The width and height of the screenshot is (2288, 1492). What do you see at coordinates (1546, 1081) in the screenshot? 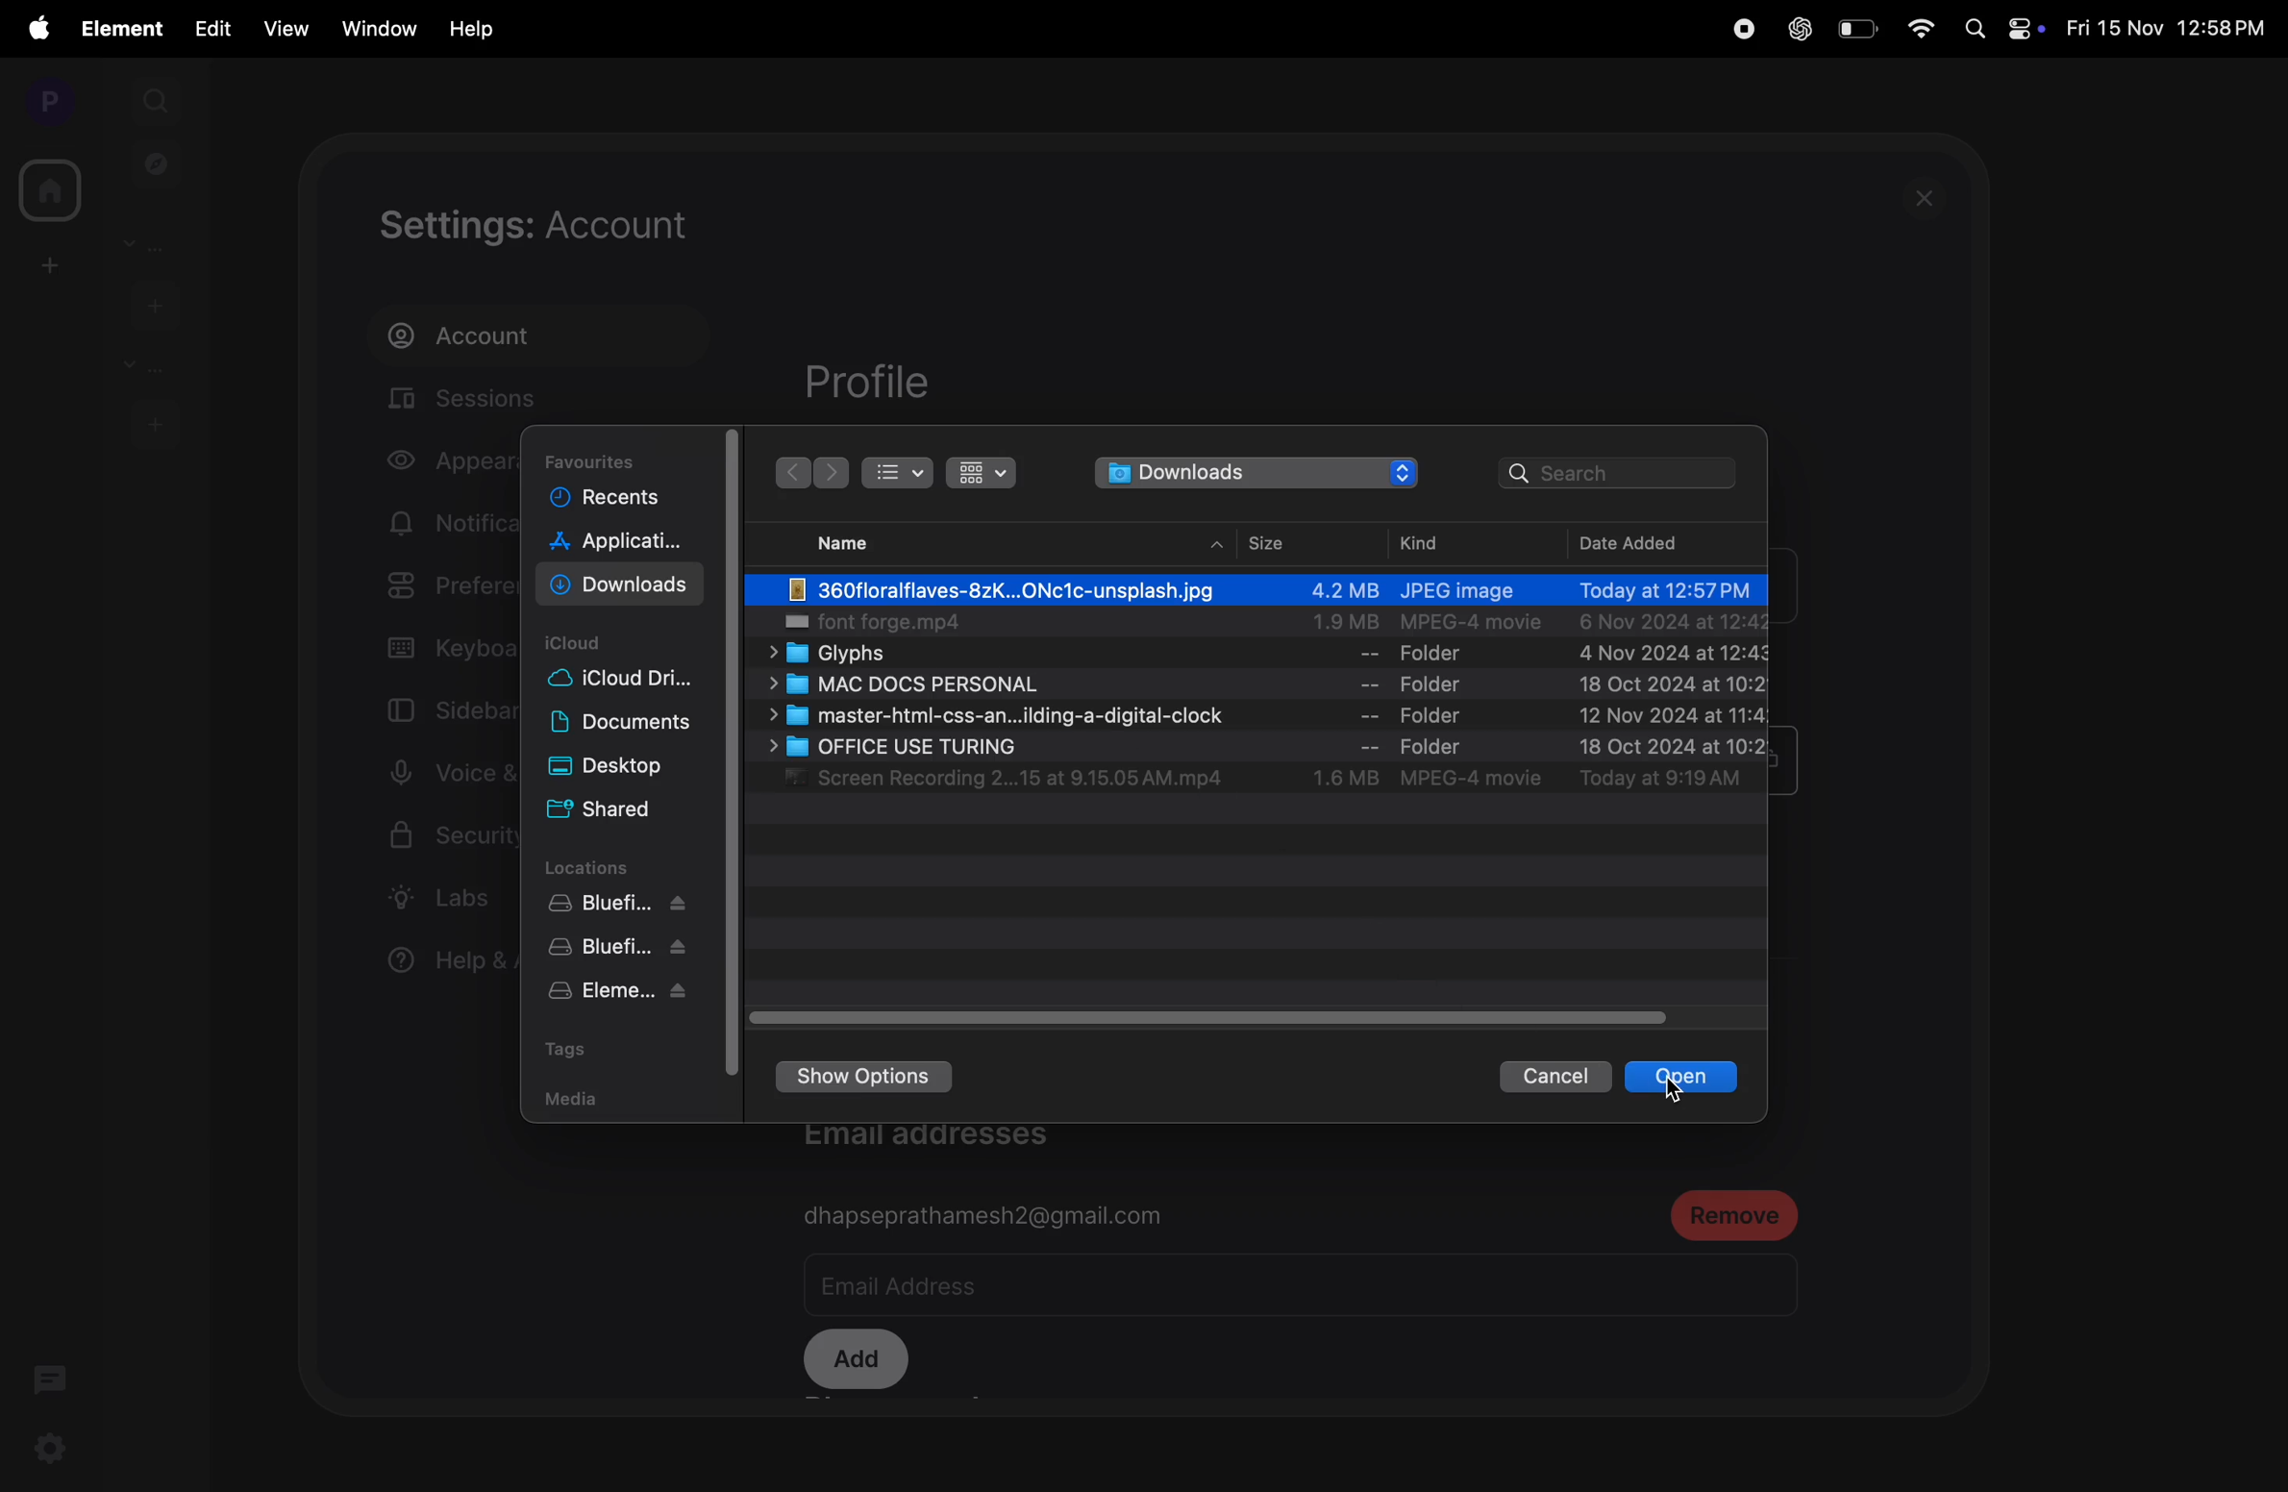
I see `cancel` at bounding box center [1546, 1081].